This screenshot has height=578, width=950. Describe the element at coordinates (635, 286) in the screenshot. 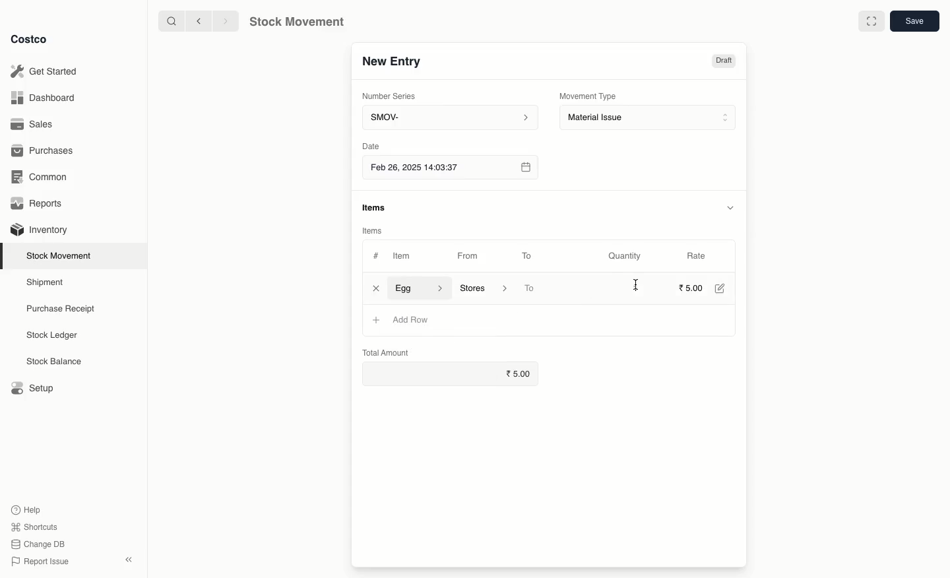

I see `cursor` at that location.